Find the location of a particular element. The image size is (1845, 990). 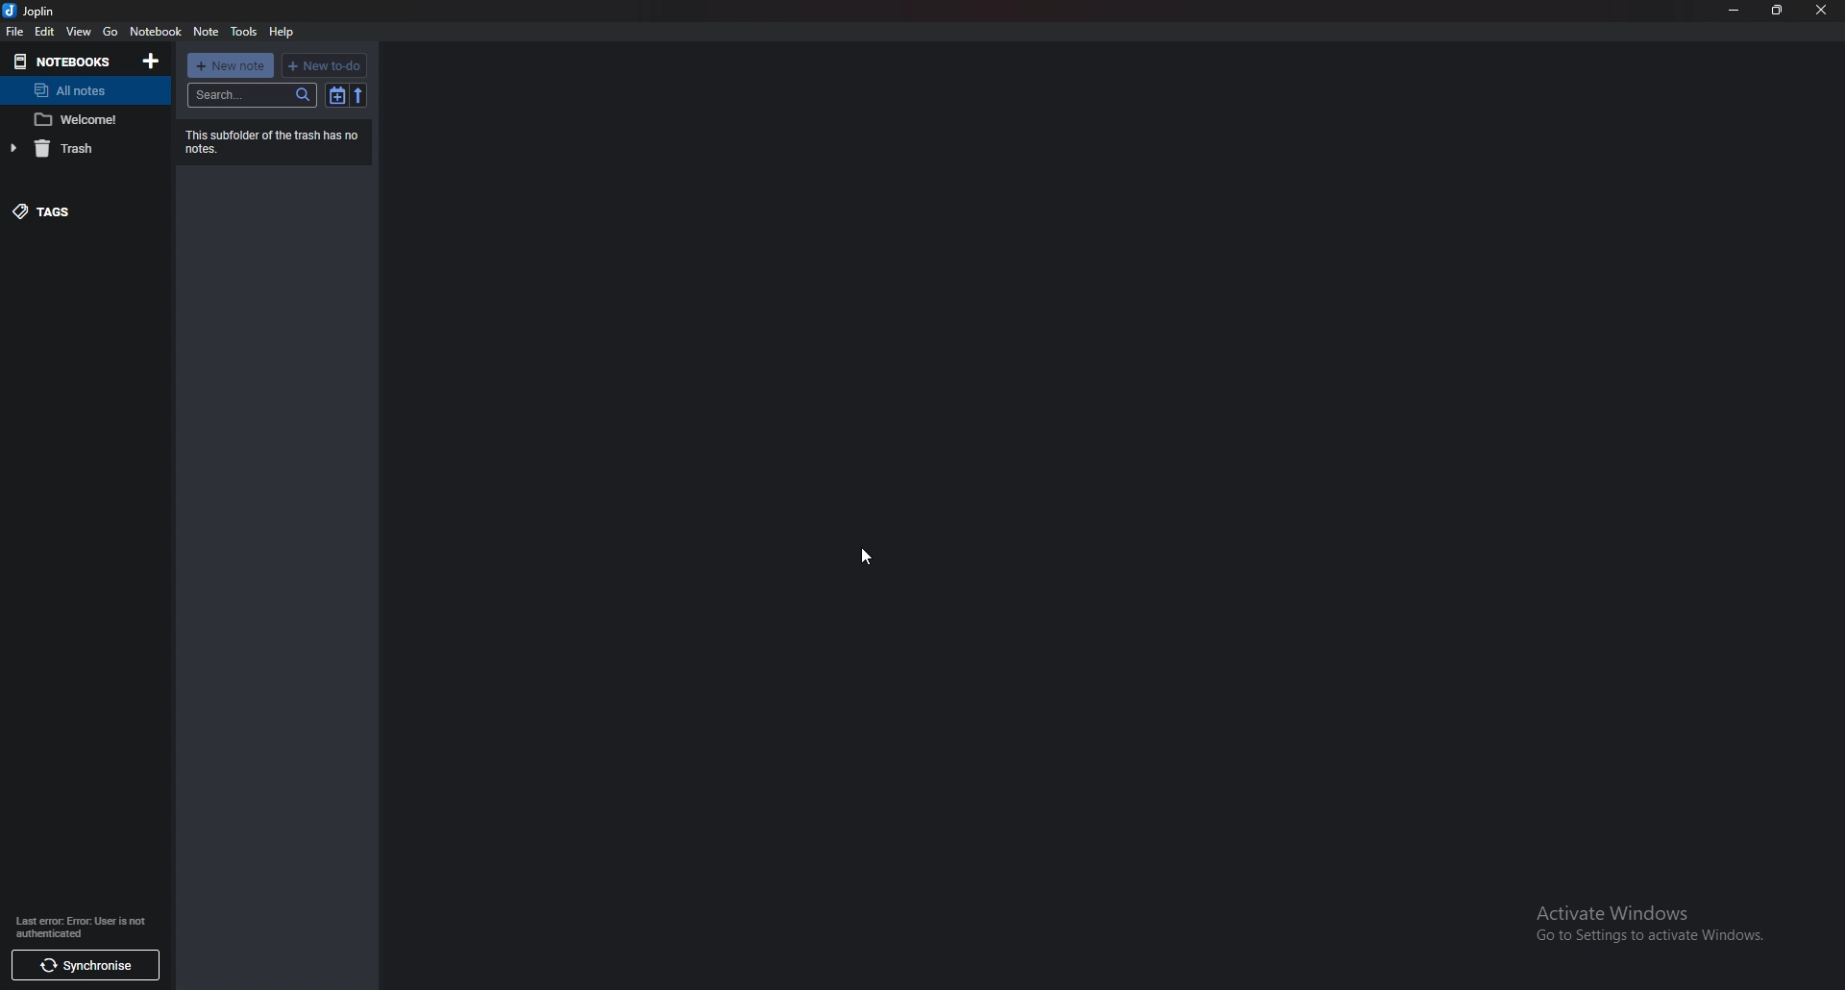

View is located at coordinates (78, 32).